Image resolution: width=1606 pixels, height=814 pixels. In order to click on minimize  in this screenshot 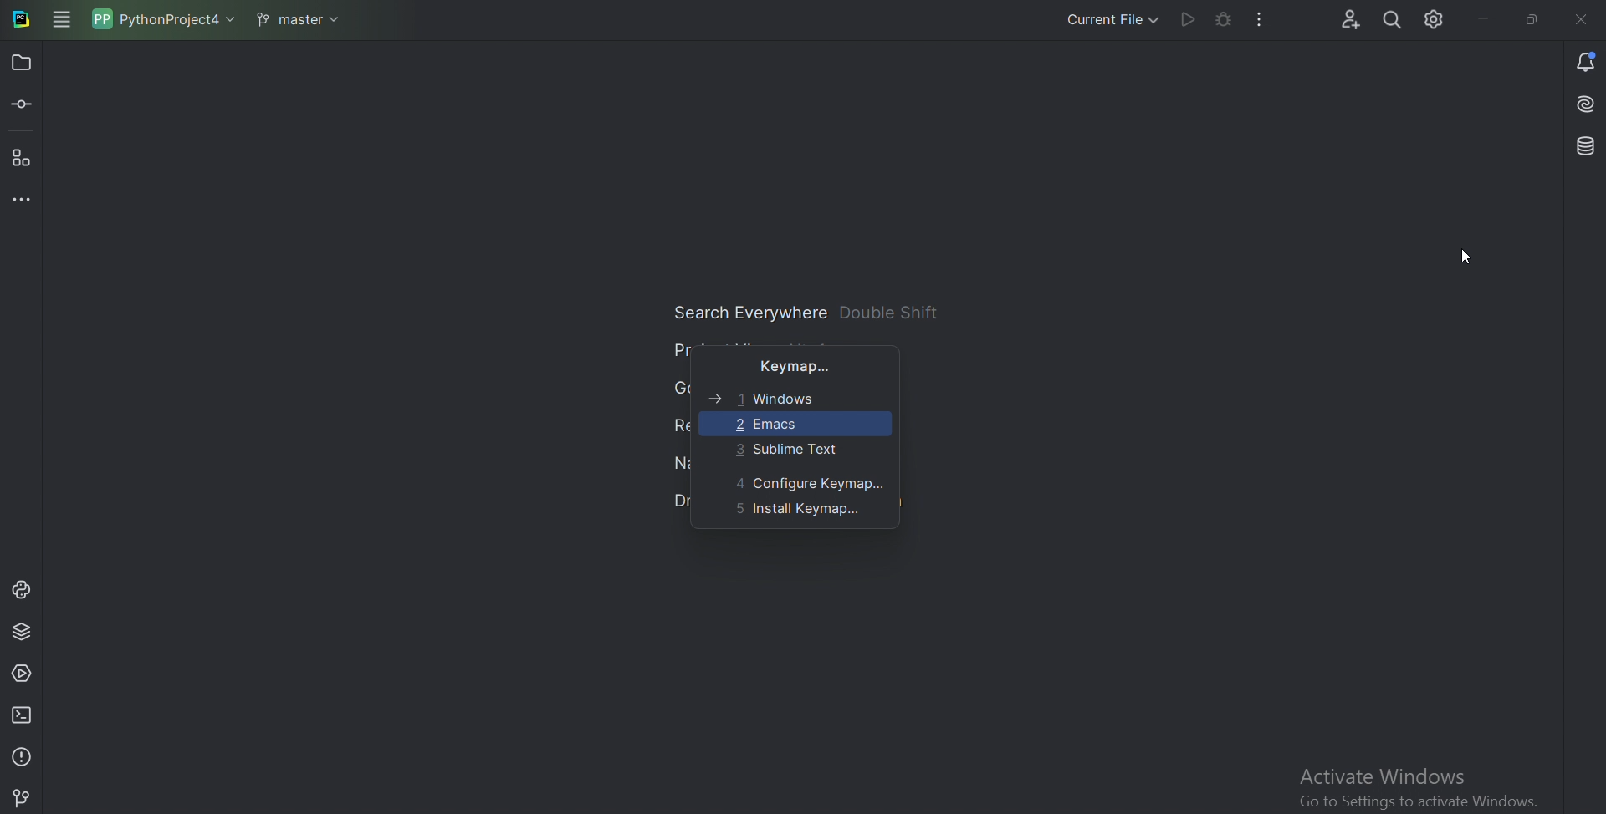, I will do `click(1484, 18)`.